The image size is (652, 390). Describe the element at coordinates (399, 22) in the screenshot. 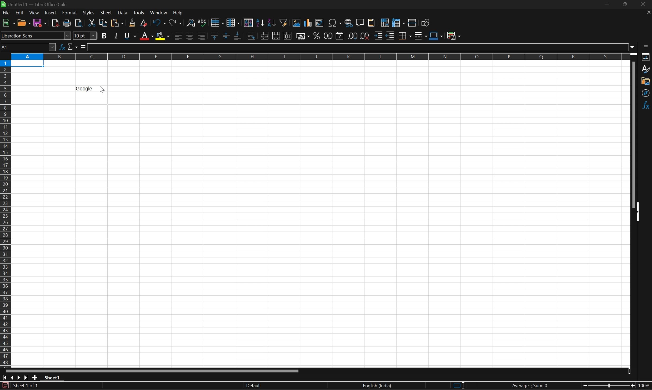

I see `Freeze rows and columns` at that location.